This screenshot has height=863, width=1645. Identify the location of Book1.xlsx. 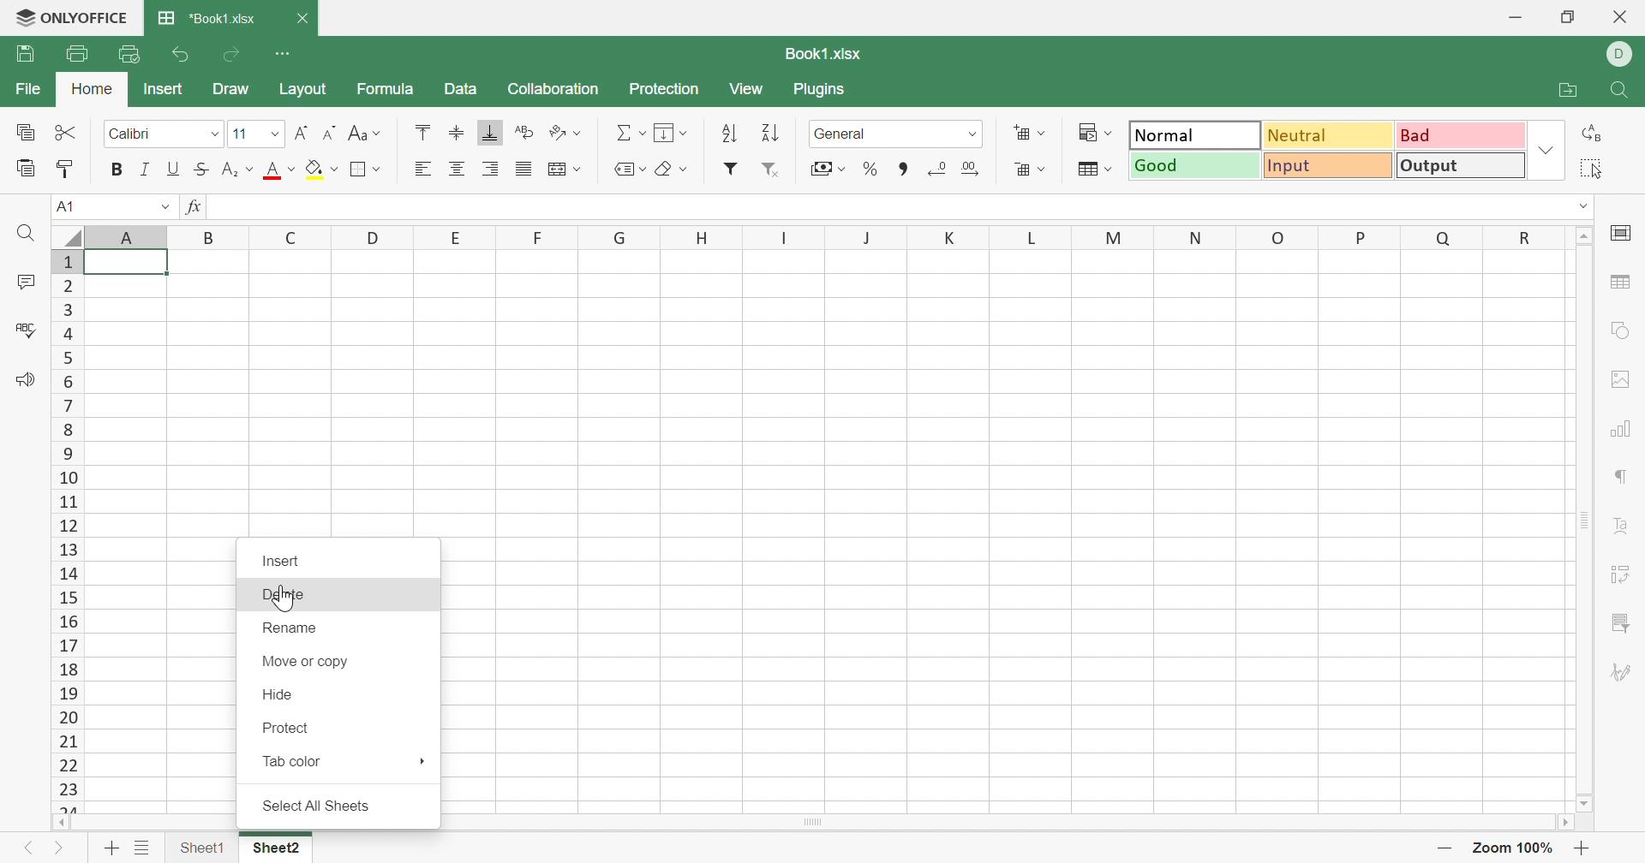
(825, 54).